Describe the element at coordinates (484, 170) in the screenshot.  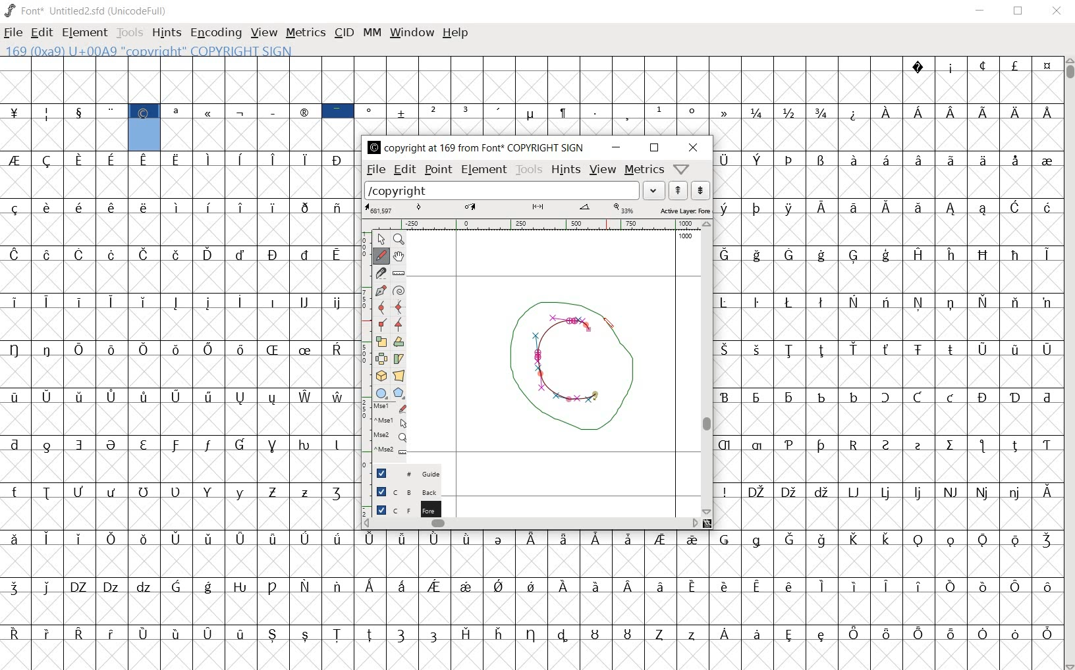
I see `element` at that location.